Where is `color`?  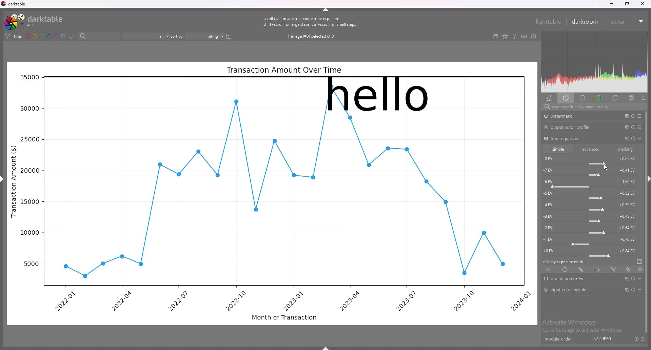 color is located at coordinates (599, 98).